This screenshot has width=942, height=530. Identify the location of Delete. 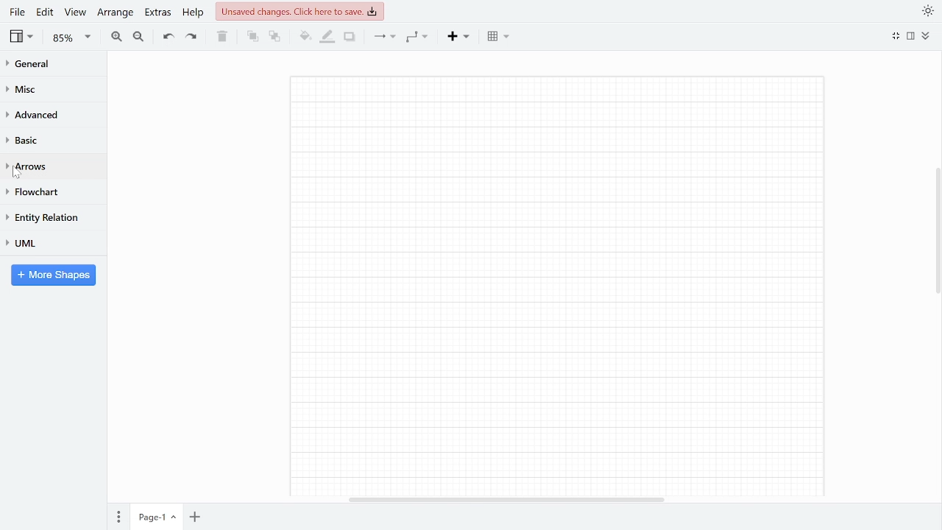
(222, 37).